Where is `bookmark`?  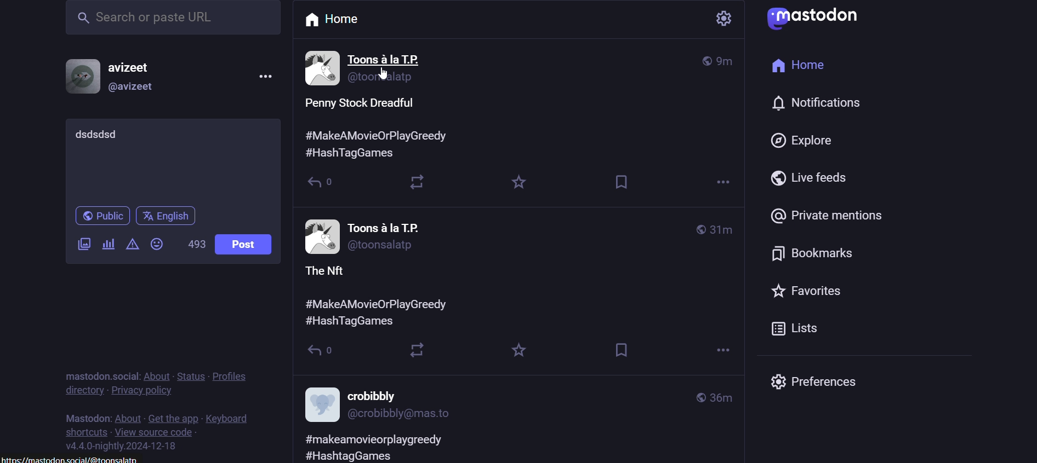
bookmark is located at coordinates (620, 183).